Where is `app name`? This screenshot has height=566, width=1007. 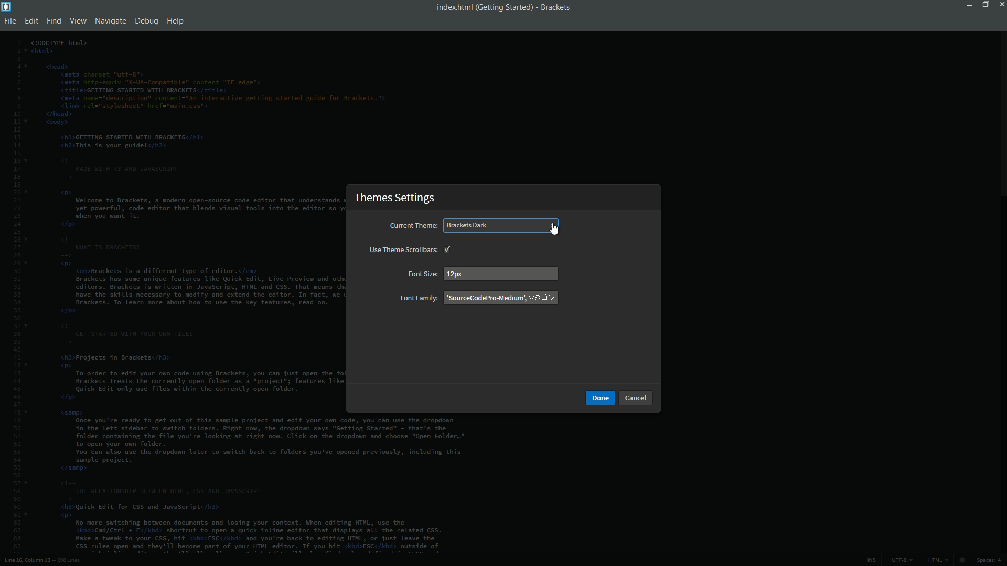
app name is located at coordinates (556, 8).